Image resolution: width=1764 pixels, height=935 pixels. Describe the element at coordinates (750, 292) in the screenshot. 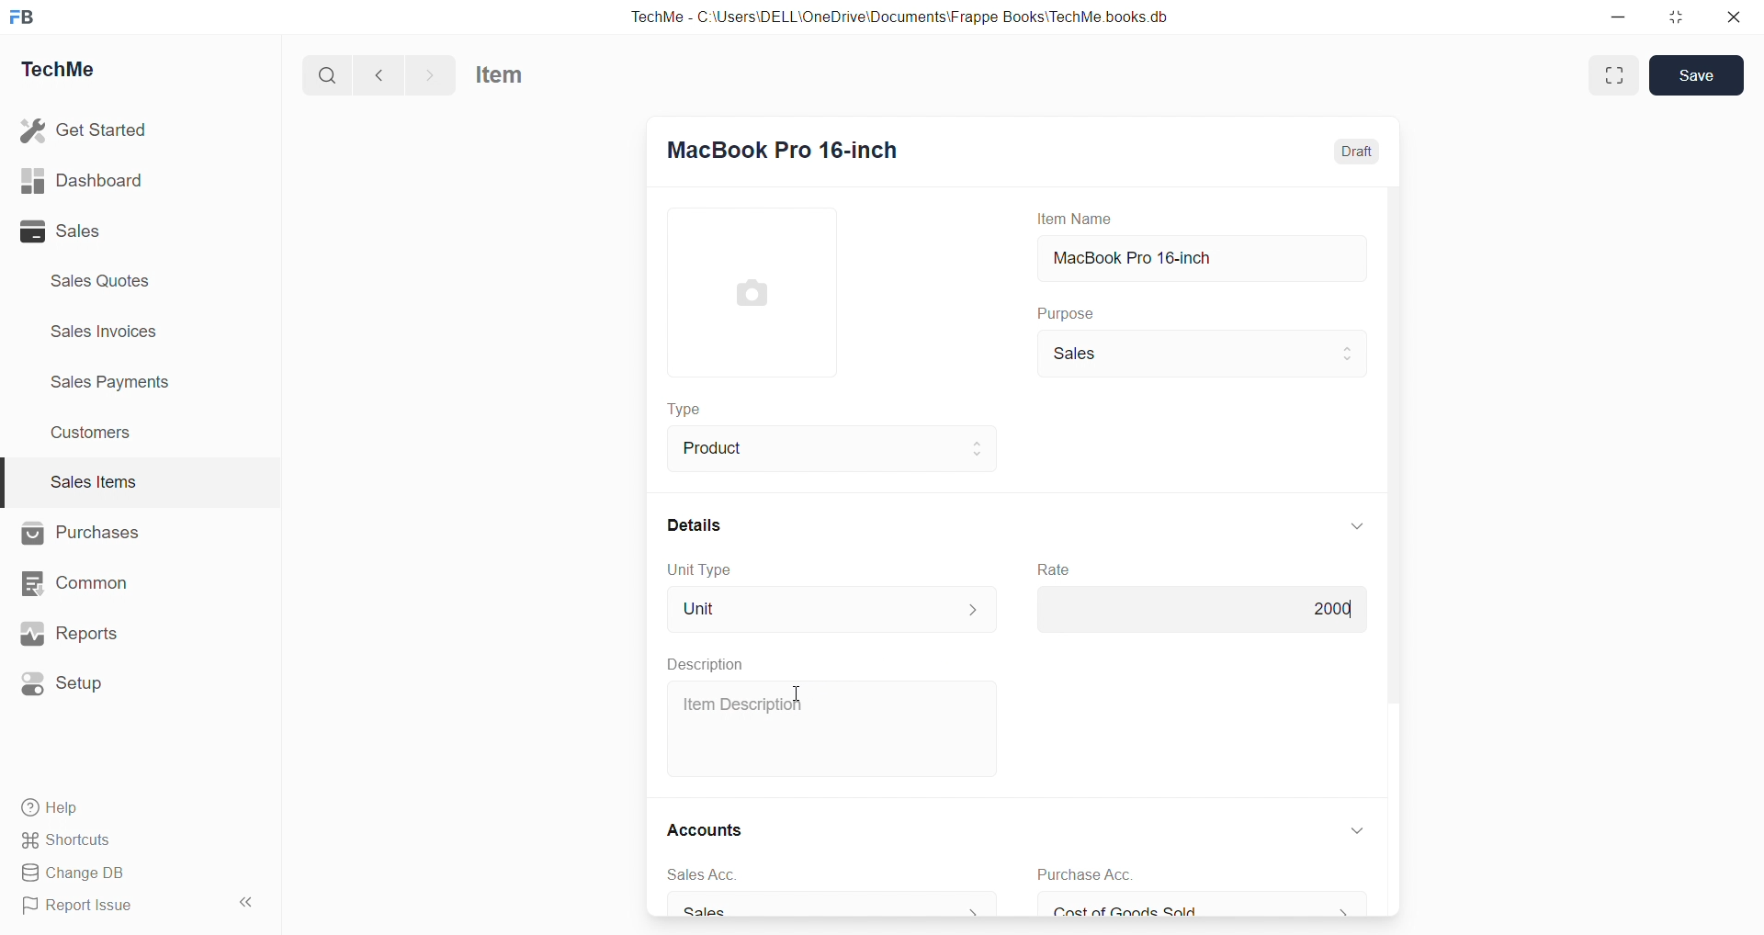

I see `image` at that location.